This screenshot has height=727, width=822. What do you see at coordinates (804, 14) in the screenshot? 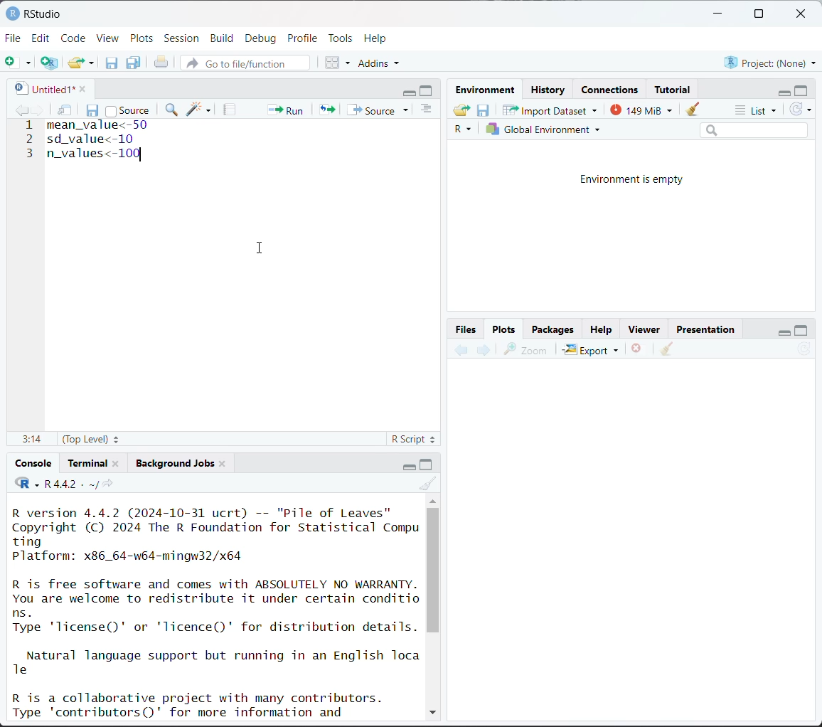
I see `close` at bounding box center [804, 14].